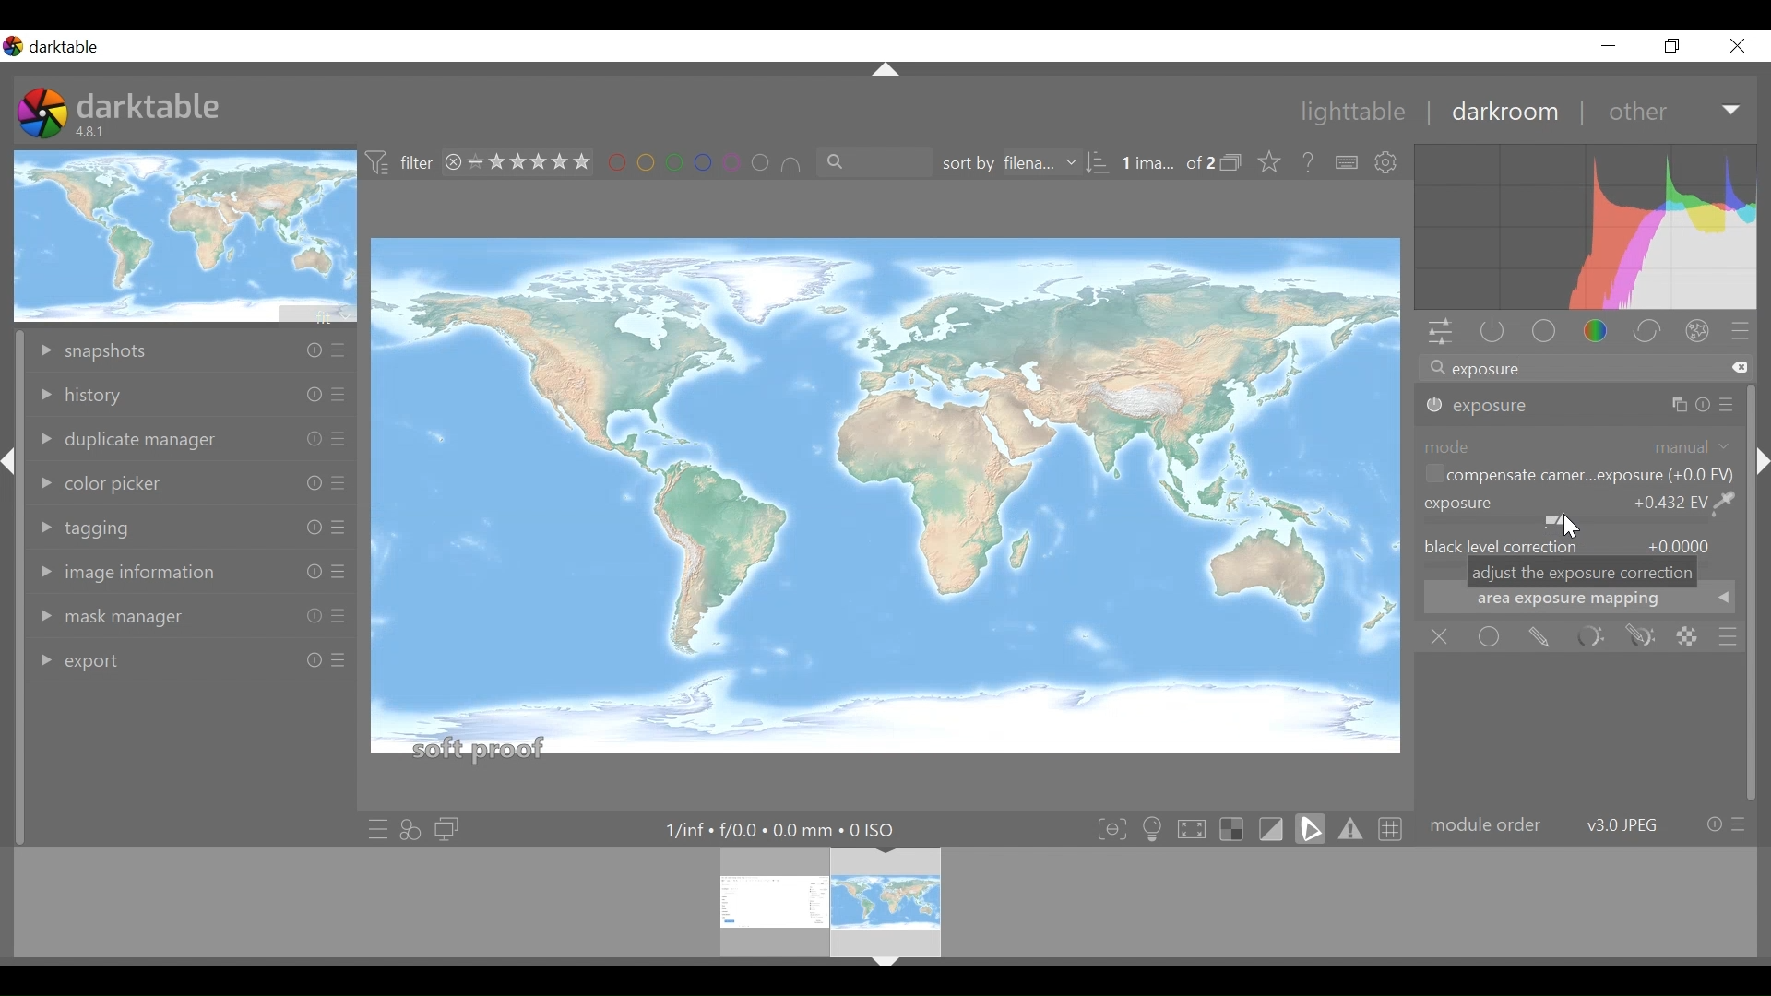 The image size is (1771, 996). I want to click on Other, so click(1675, 111).